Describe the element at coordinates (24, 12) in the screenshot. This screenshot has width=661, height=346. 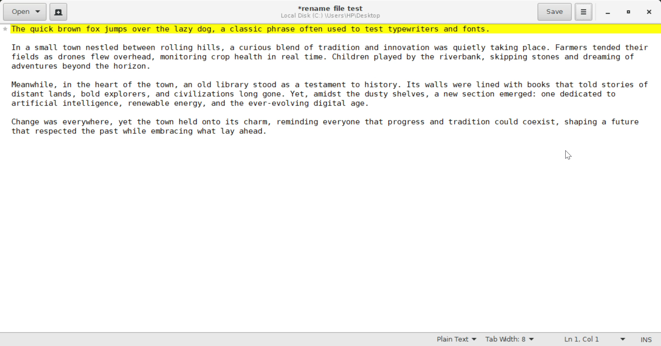
I see `Open Document` at that location.